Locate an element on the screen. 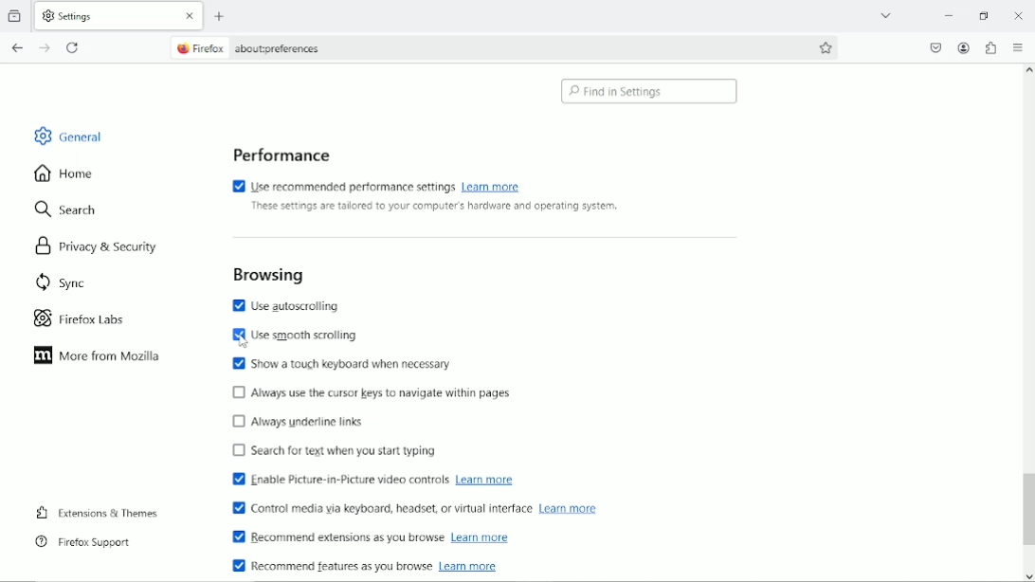  scroll up is located at coordinates (1027, 71).